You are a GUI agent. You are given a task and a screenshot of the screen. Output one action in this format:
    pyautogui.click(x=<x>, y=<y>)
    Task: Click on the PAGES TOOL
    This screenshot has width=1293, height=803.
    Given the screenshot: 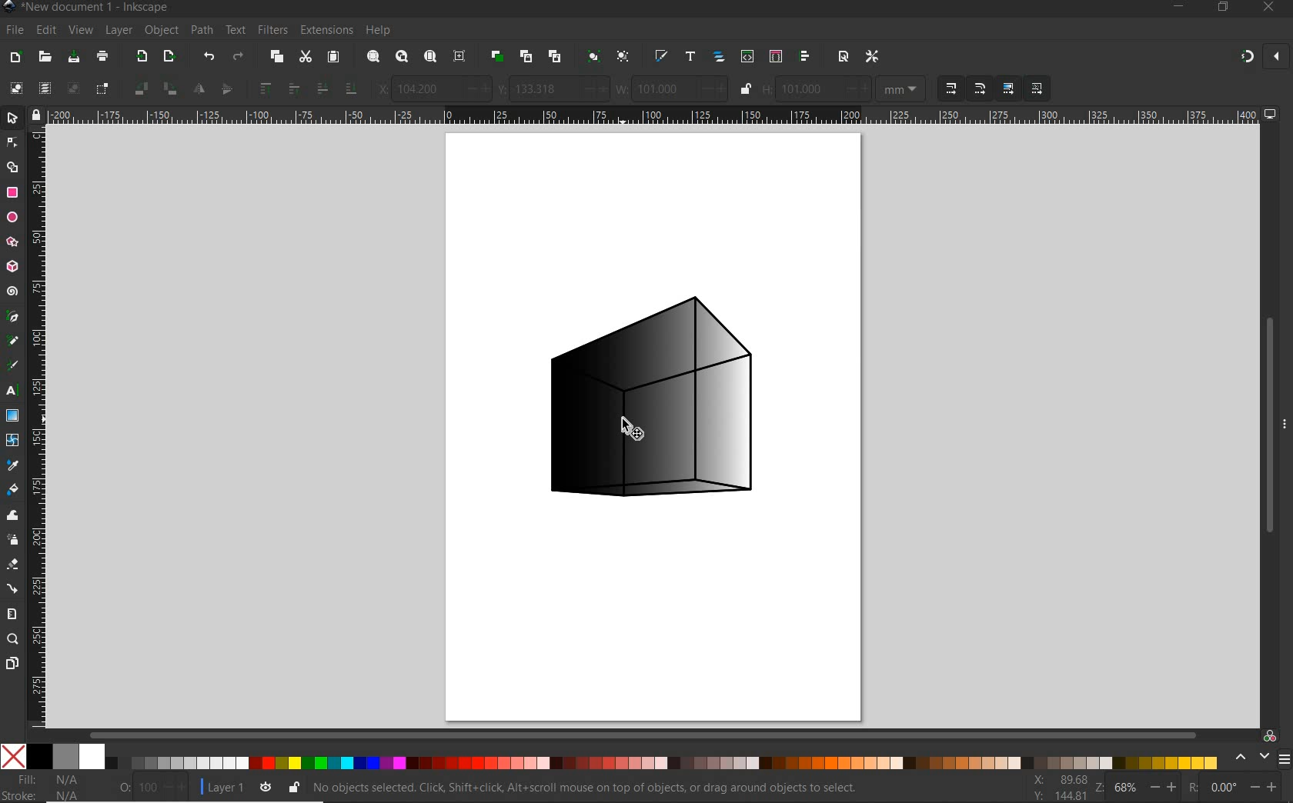 What is the action you would take?
    pyautogui.click(x=12, y=665)
    